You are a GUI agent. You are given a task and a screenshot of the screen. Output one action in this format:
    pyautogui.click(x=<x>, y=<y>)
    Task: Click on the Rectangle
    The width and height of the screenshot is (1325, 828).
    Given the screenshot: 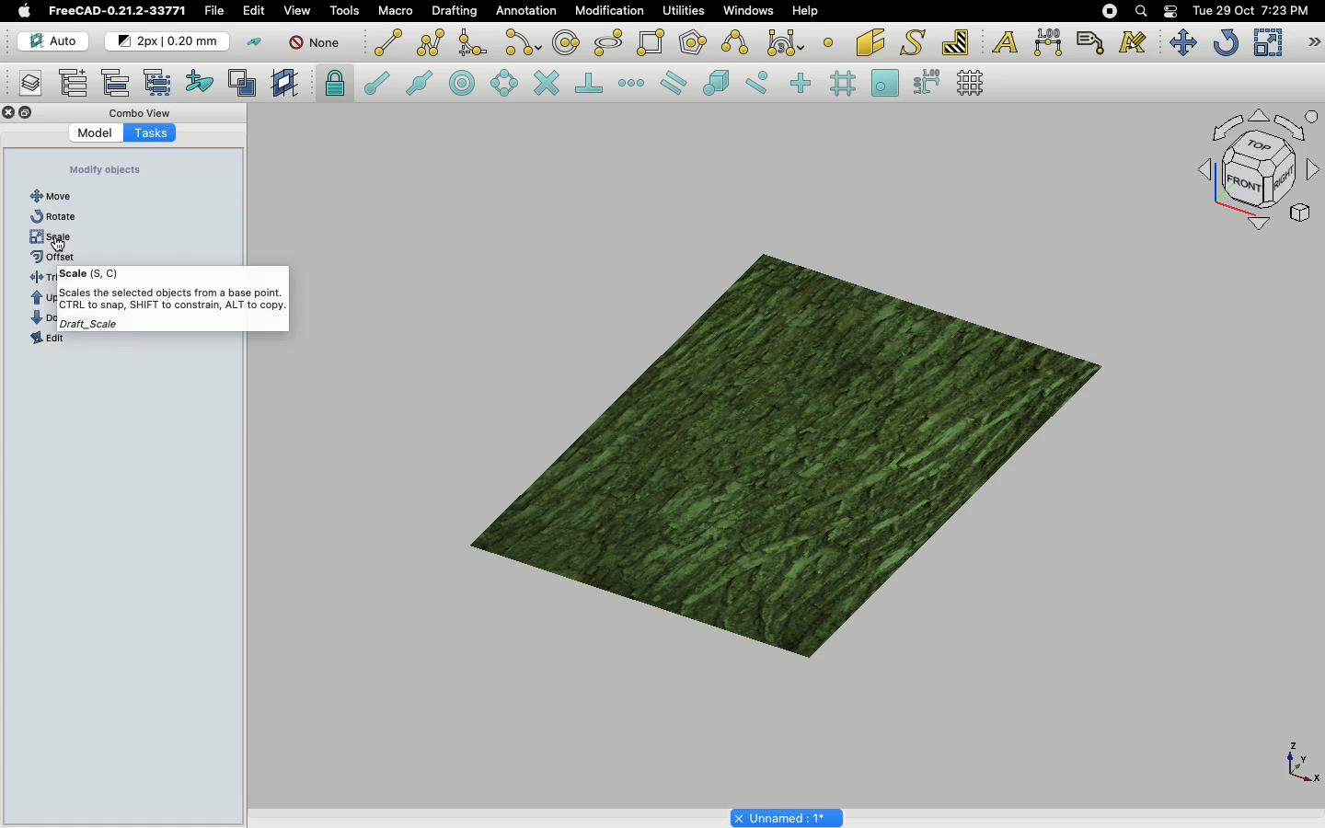 What is the action you would take?
    pyautogui.click(x=62, y=236)
    